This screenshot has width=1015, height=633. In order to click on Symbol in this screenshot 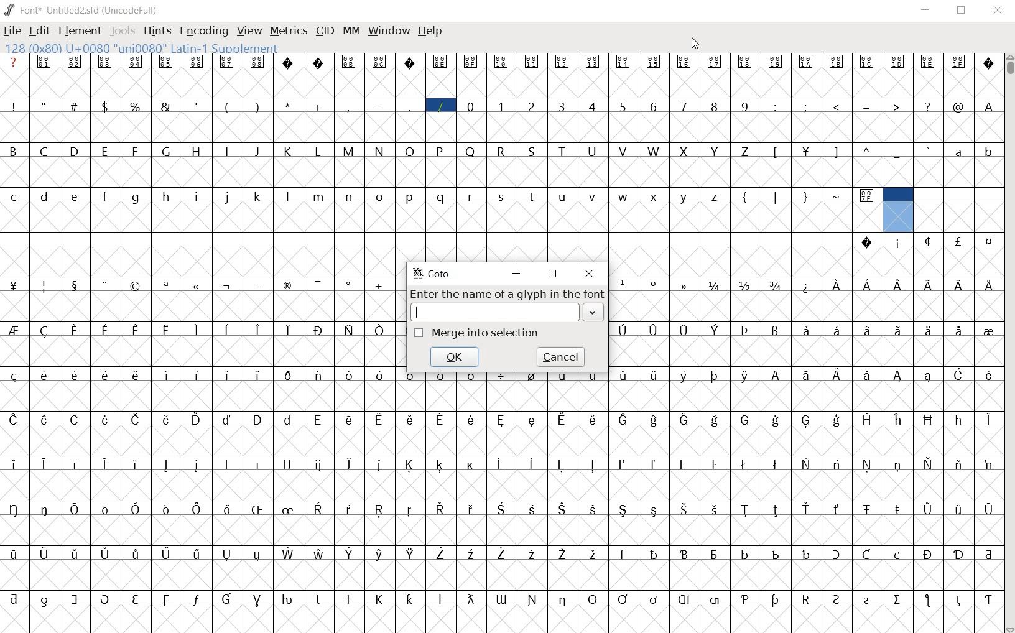, I will do `click(624, 552)`.